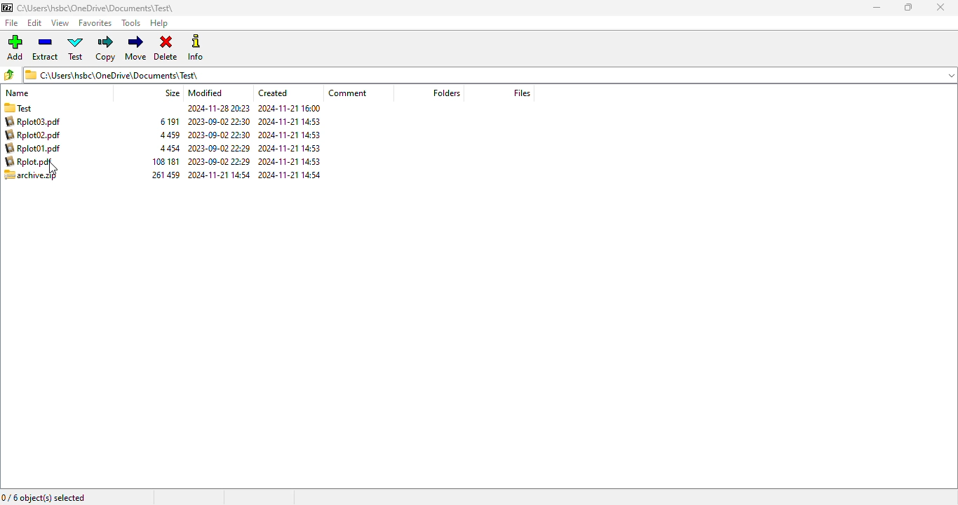 This screenshot has height=505, width=958. I want to click on close, so click(942, 8).